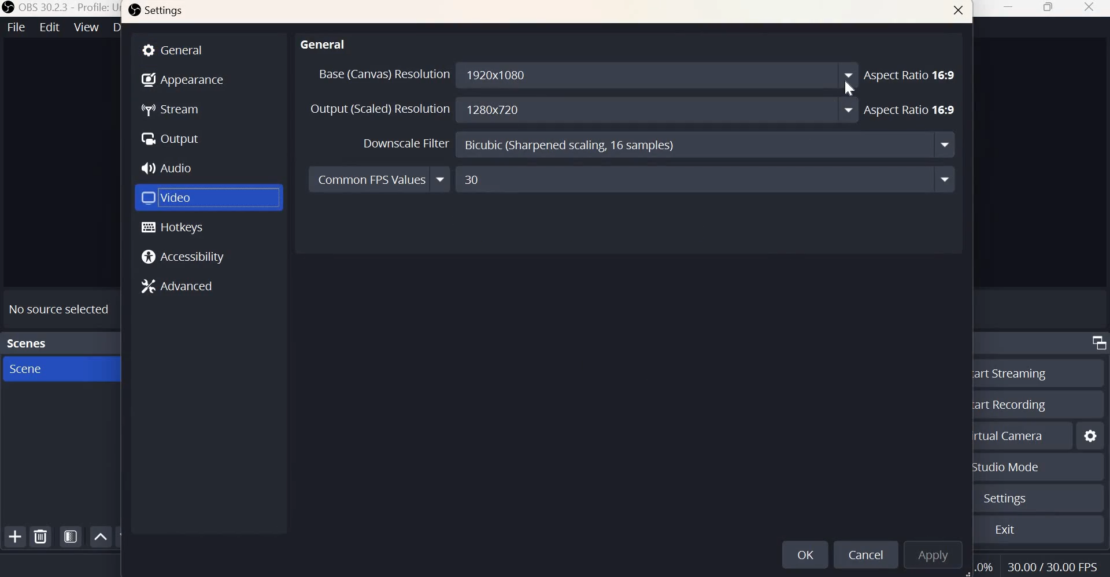 Image resolution: width=1110 pixels, height=577 pixels. I want to click on Settings, so click(157, 12).